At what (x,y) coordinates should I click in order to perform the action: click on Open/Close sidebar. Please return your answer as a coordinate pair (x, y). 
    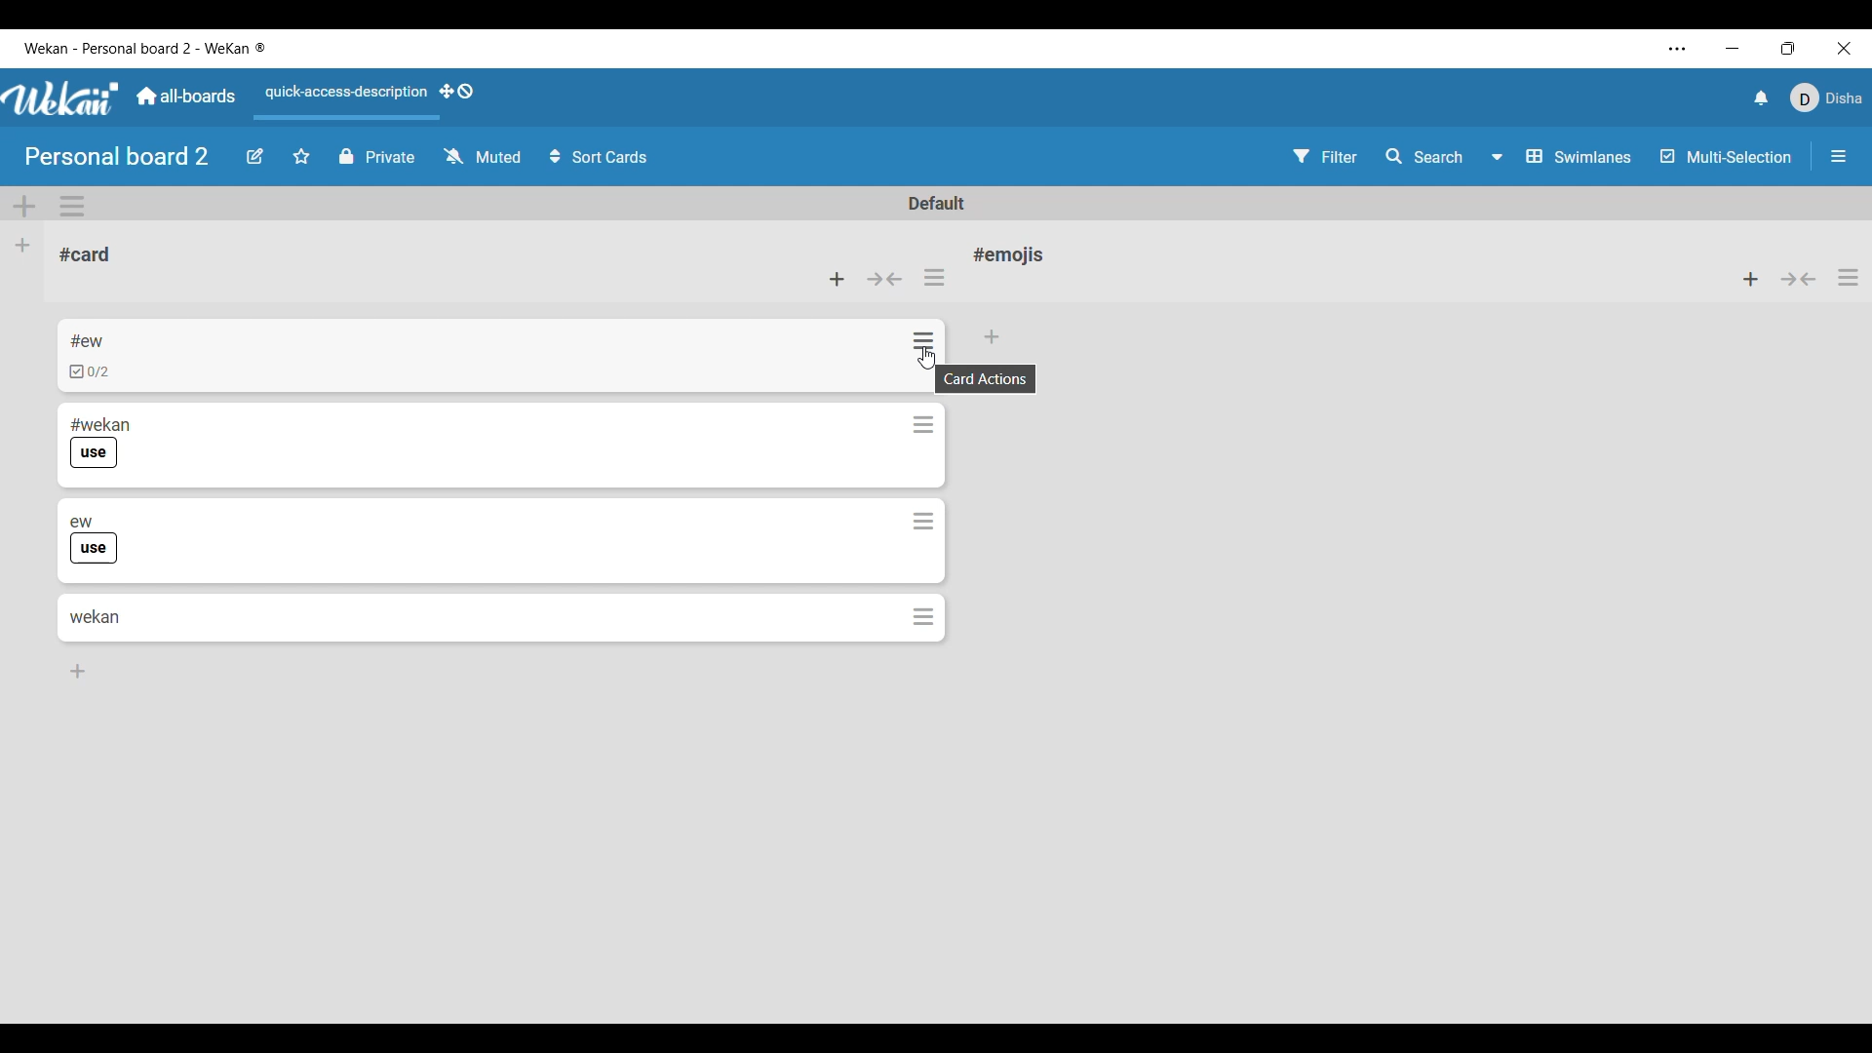
    Looking at the image, I should click on (1839, 156).